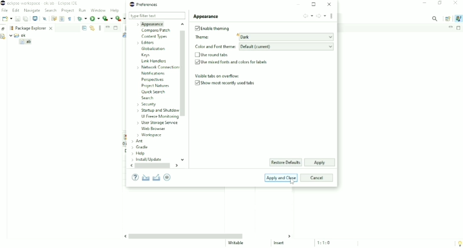 This screenshot has height=248, width=463. What do you see at coordinates (154, 79) in the screenshot?
I see `Perspectives` at bounding box center [154, 79].